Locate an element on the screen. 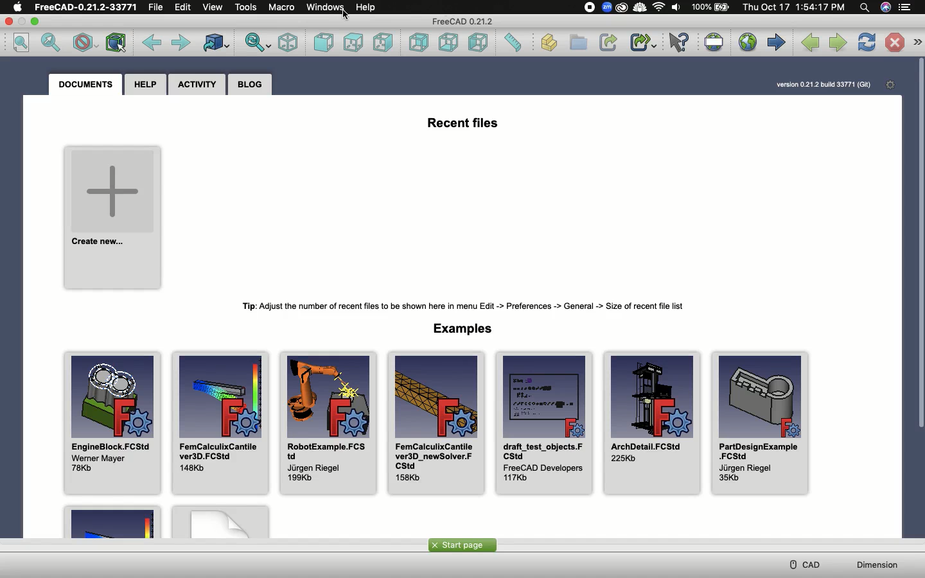  Navigation is located at coordinates (917, 42).